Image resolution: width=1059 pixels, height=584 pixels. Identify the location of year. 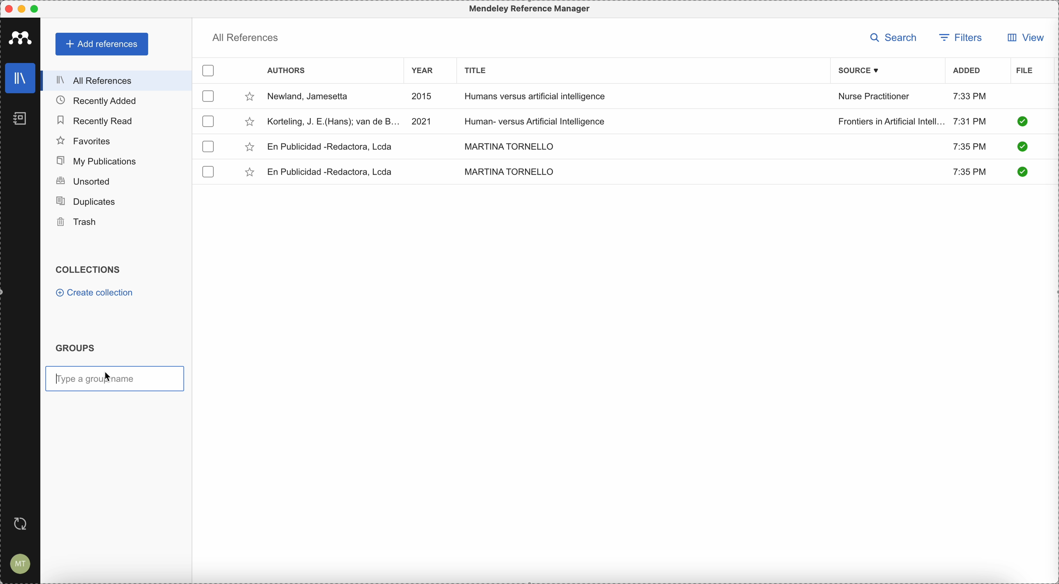
(428, 72).